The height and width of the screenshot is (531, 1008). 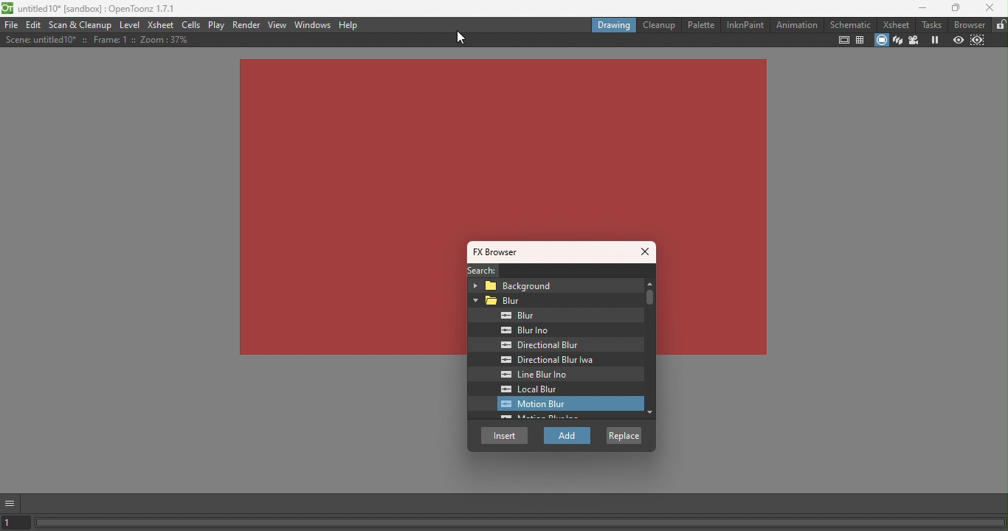 I want to click on Safe area, so click(x=843, y=40).